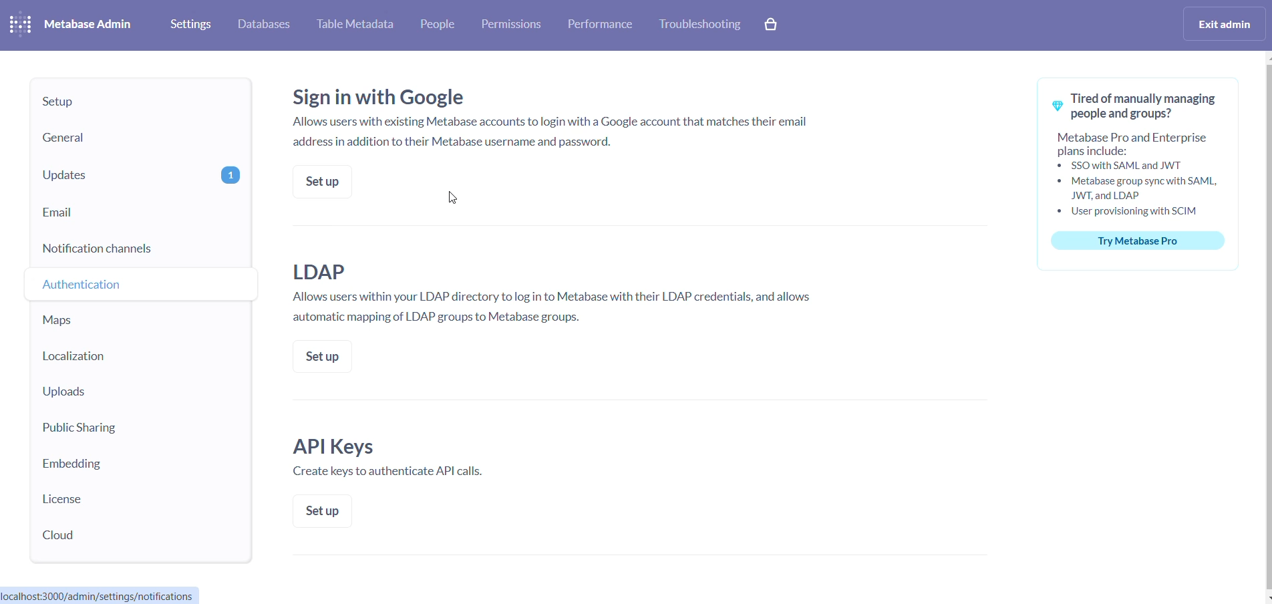  I want to click on EXIT ADMIN, so click(1224, 24).